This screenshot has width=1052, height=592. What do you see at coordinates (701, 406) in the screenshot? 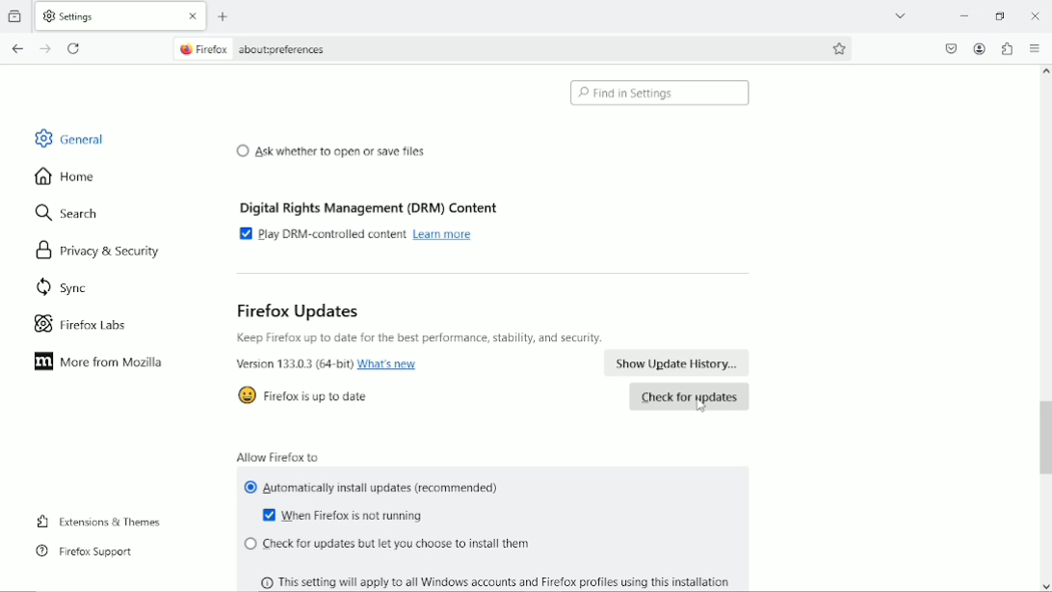
I see `Cursor Position AFTER_LAST_ACTION` at bounding box center [701, 406].